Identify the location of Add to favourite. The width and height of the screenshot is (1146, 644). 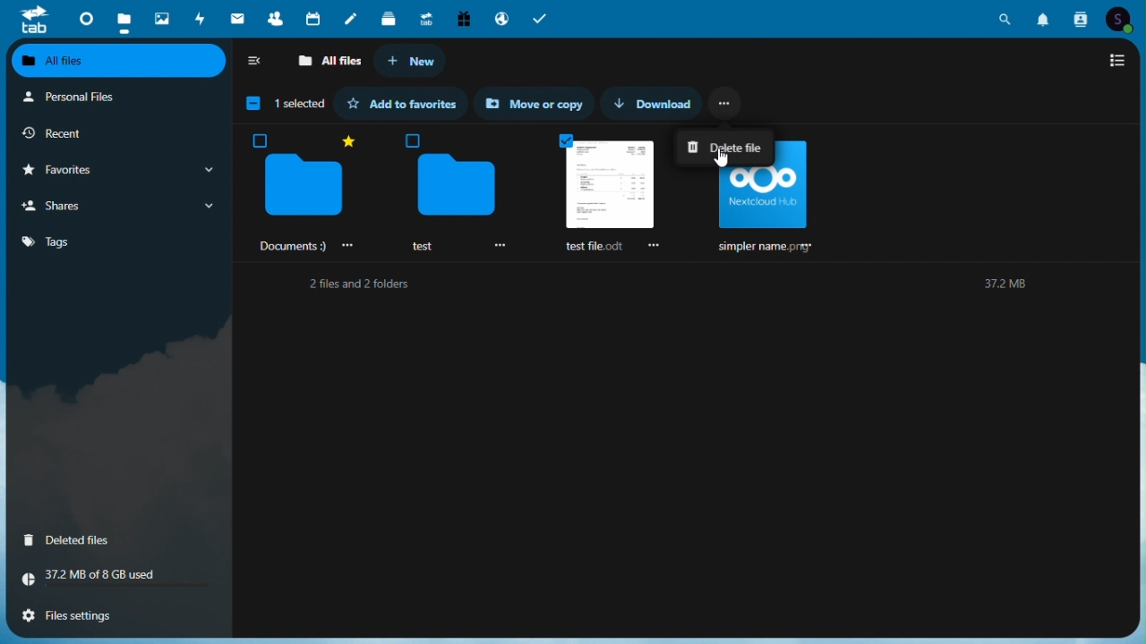
(404, 104).